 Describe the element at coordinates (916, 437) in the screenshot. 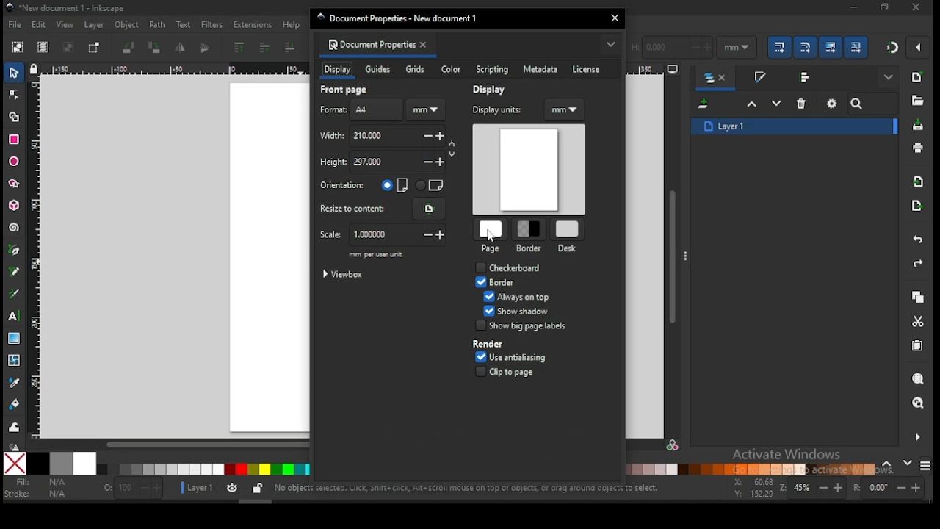

I see `more settings` at that location.